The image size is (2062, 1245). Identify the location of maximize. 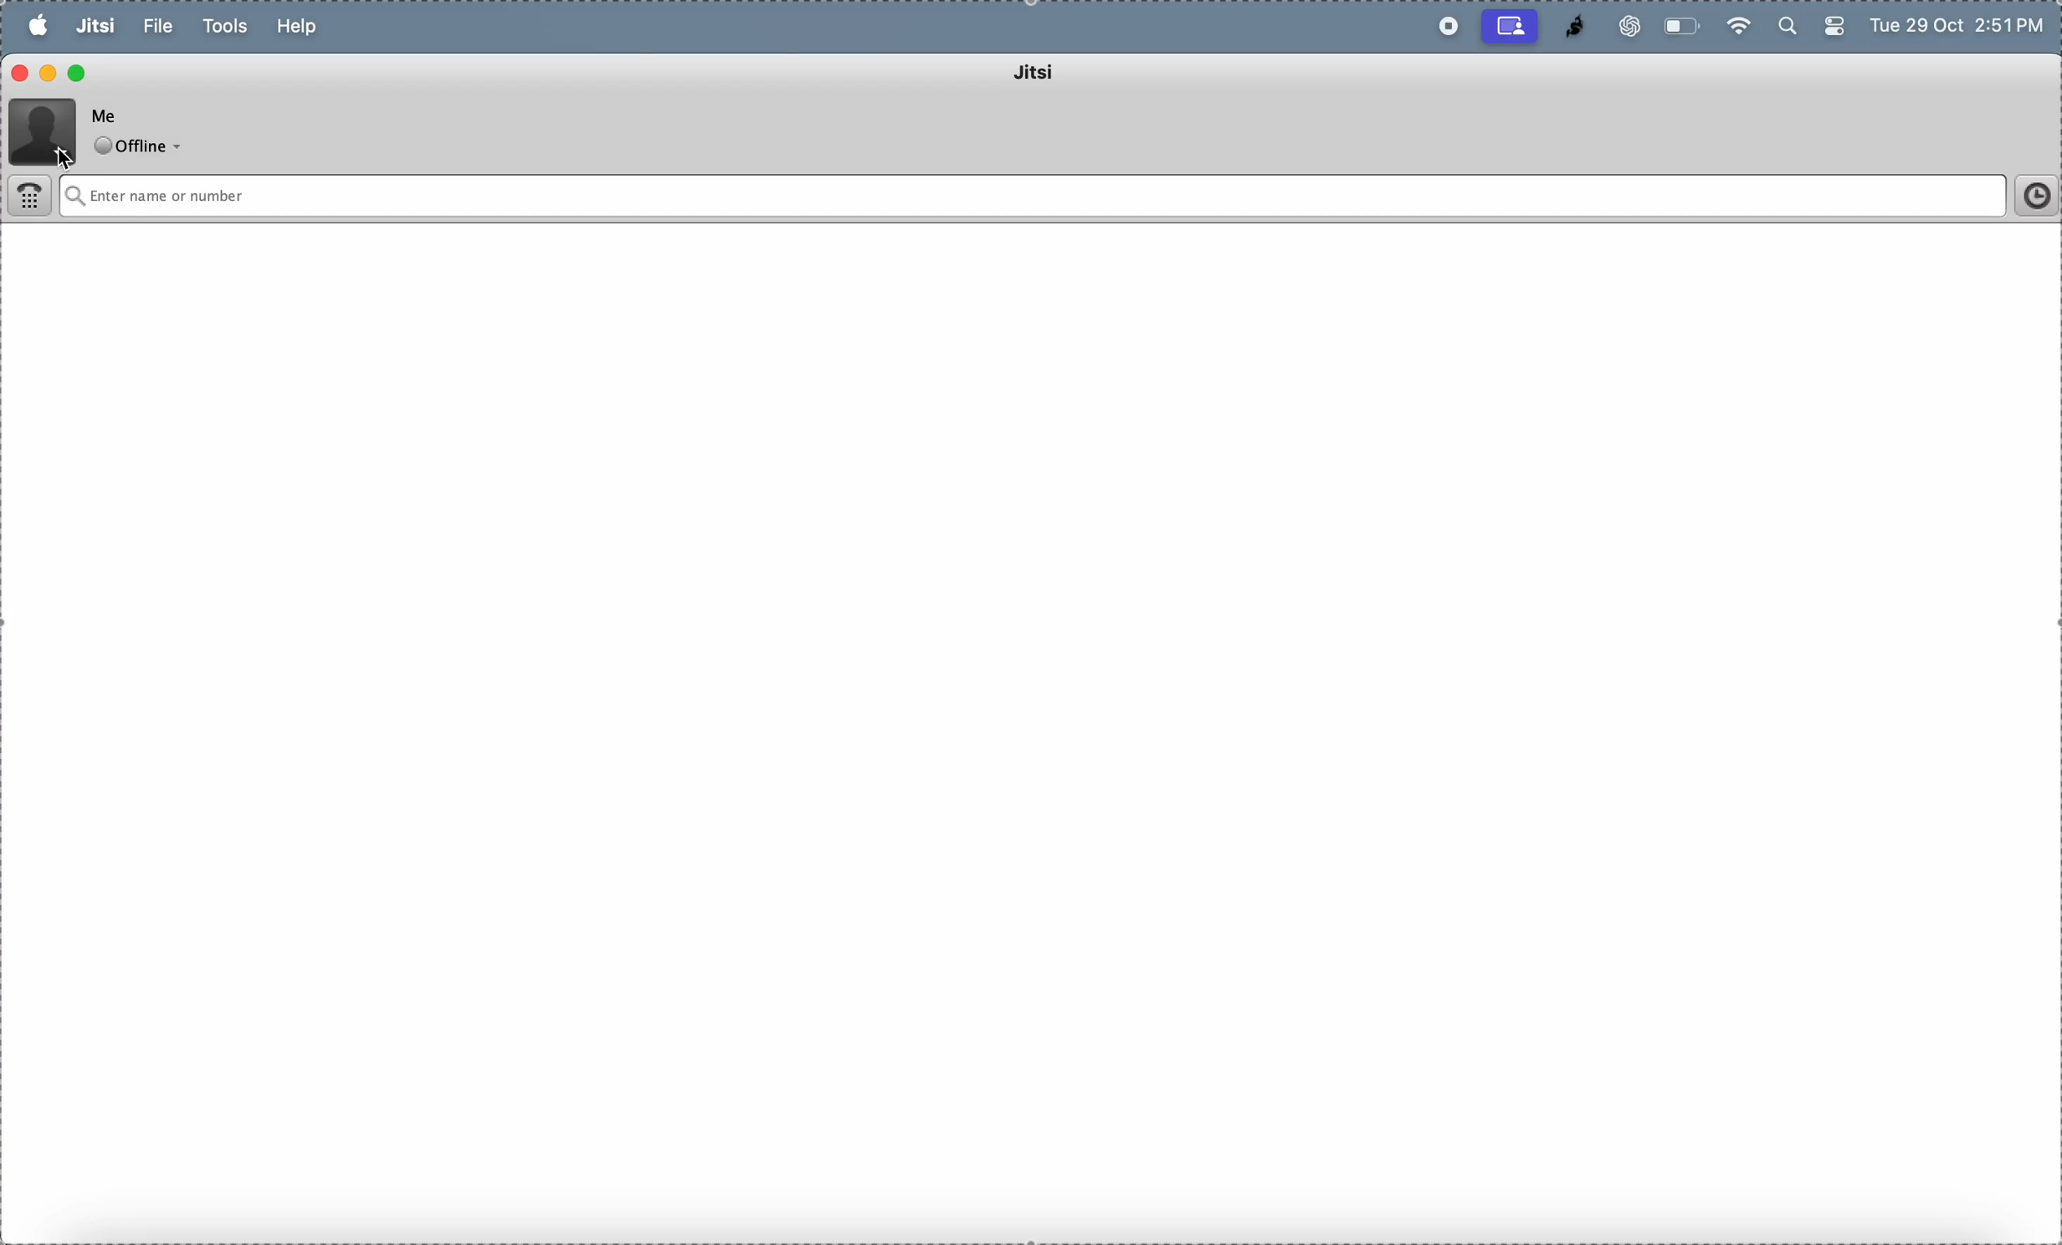
(79, 71).